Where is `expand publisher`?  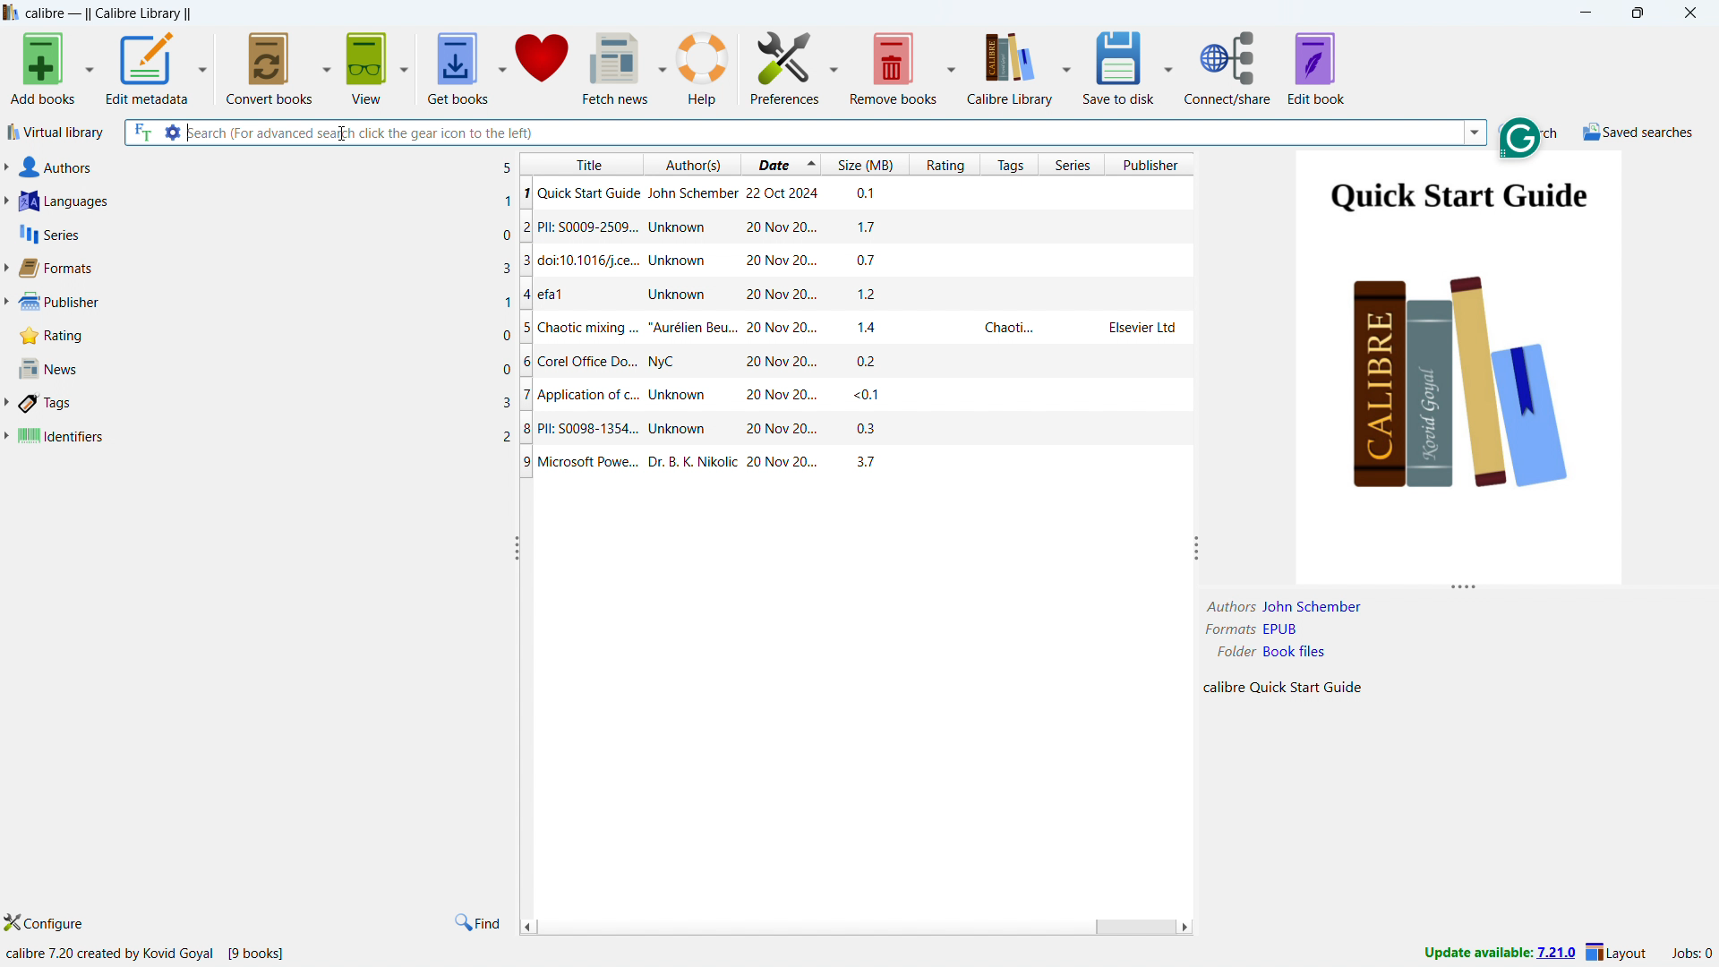 expand publisher is located at coordinates (5, 303).